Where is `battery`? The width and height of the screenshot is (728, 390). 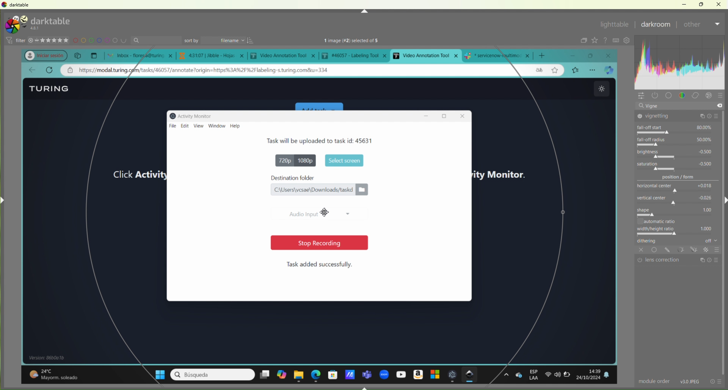 battery is located at coordinates (570, 376).